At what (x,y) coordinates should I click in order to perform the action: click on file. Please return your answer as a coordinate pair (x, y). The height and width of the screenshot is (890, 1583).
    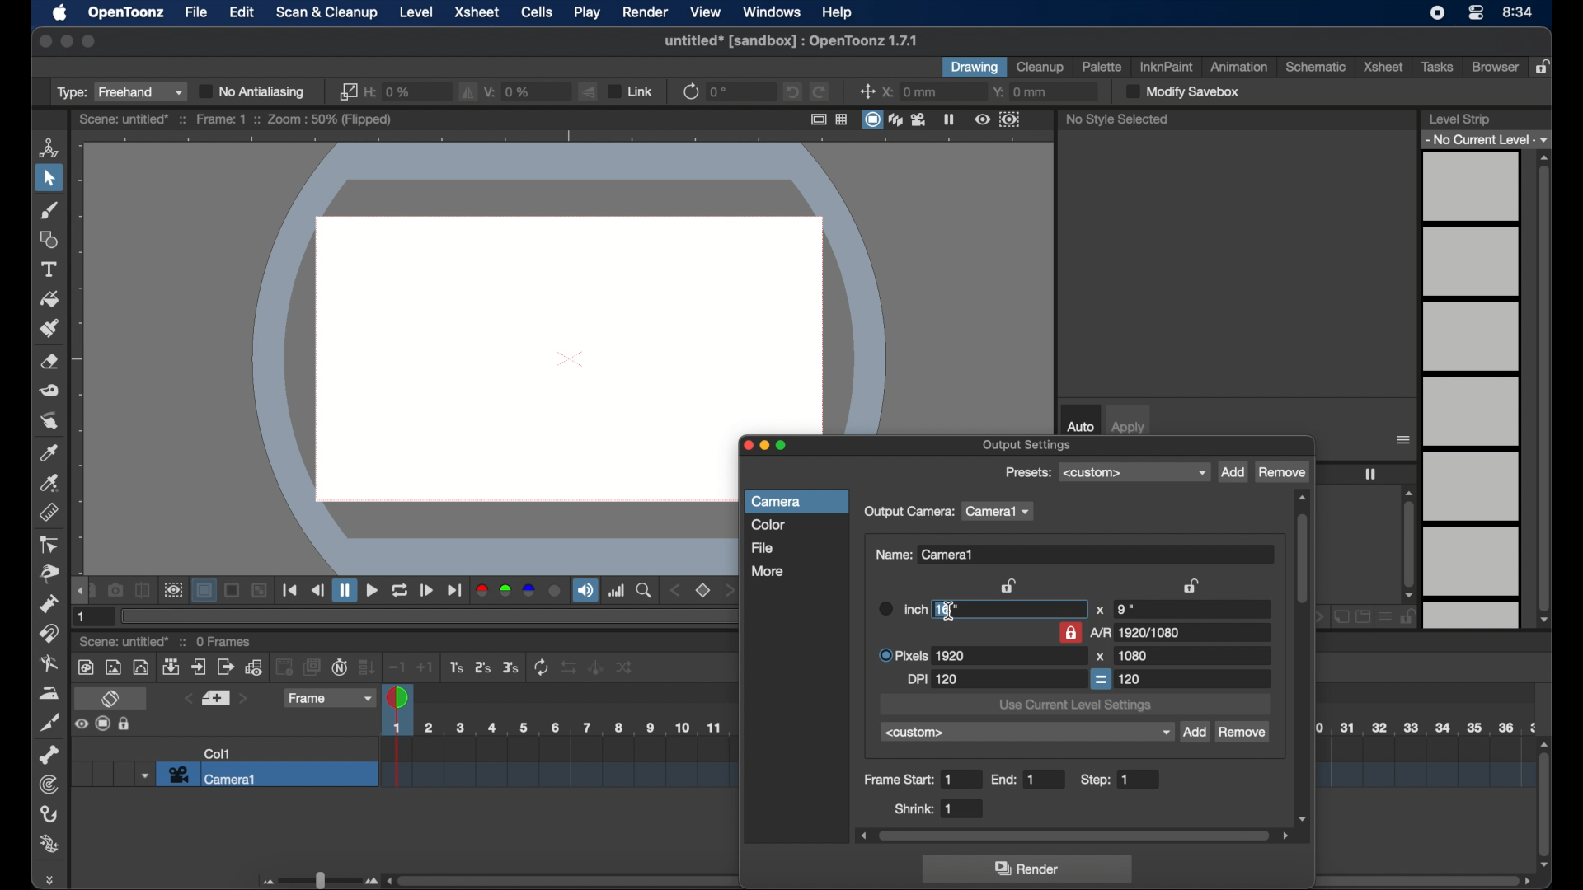
    Looking at the image, I should click on (762, 547).